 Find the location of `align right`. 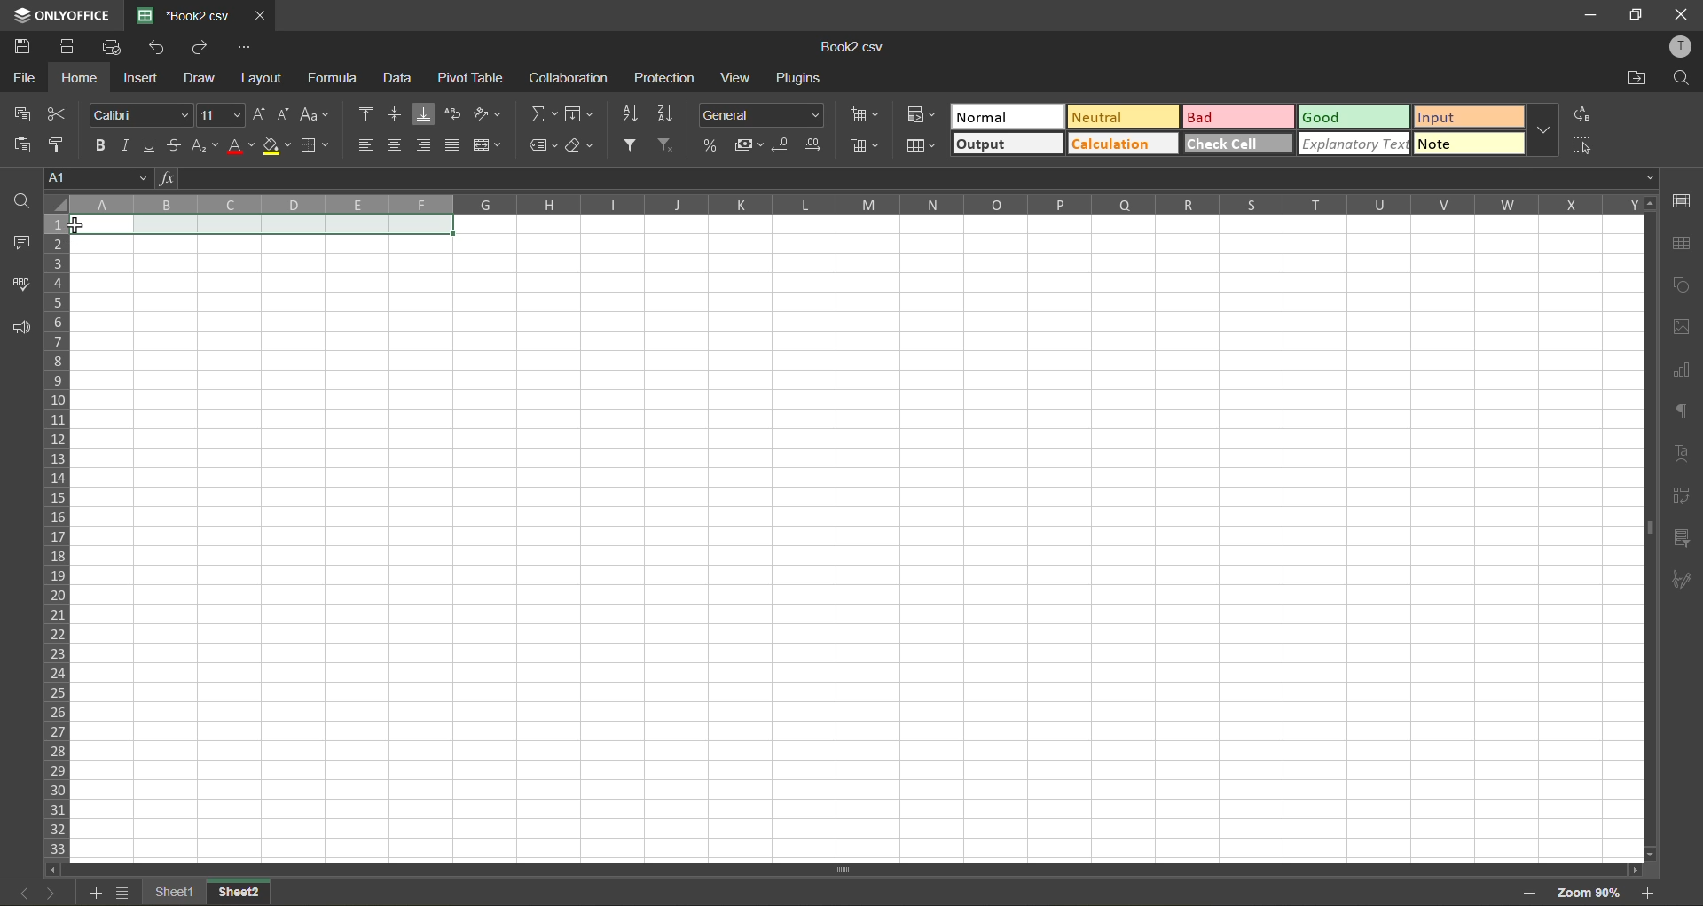

align right is located at coordinates (428, 145).